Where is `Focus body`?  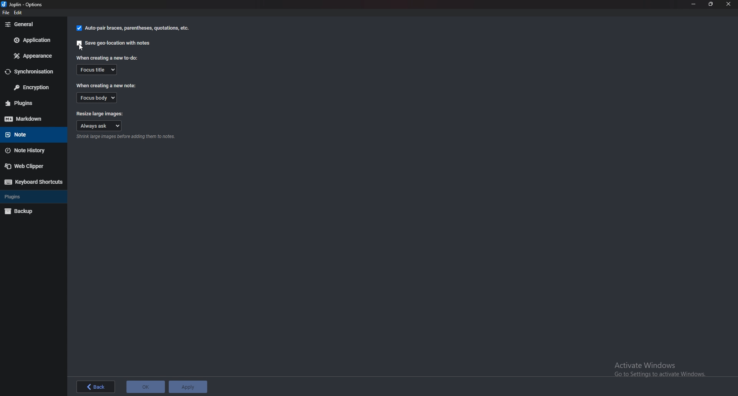
Focus body is located at coordinates (99, 98).